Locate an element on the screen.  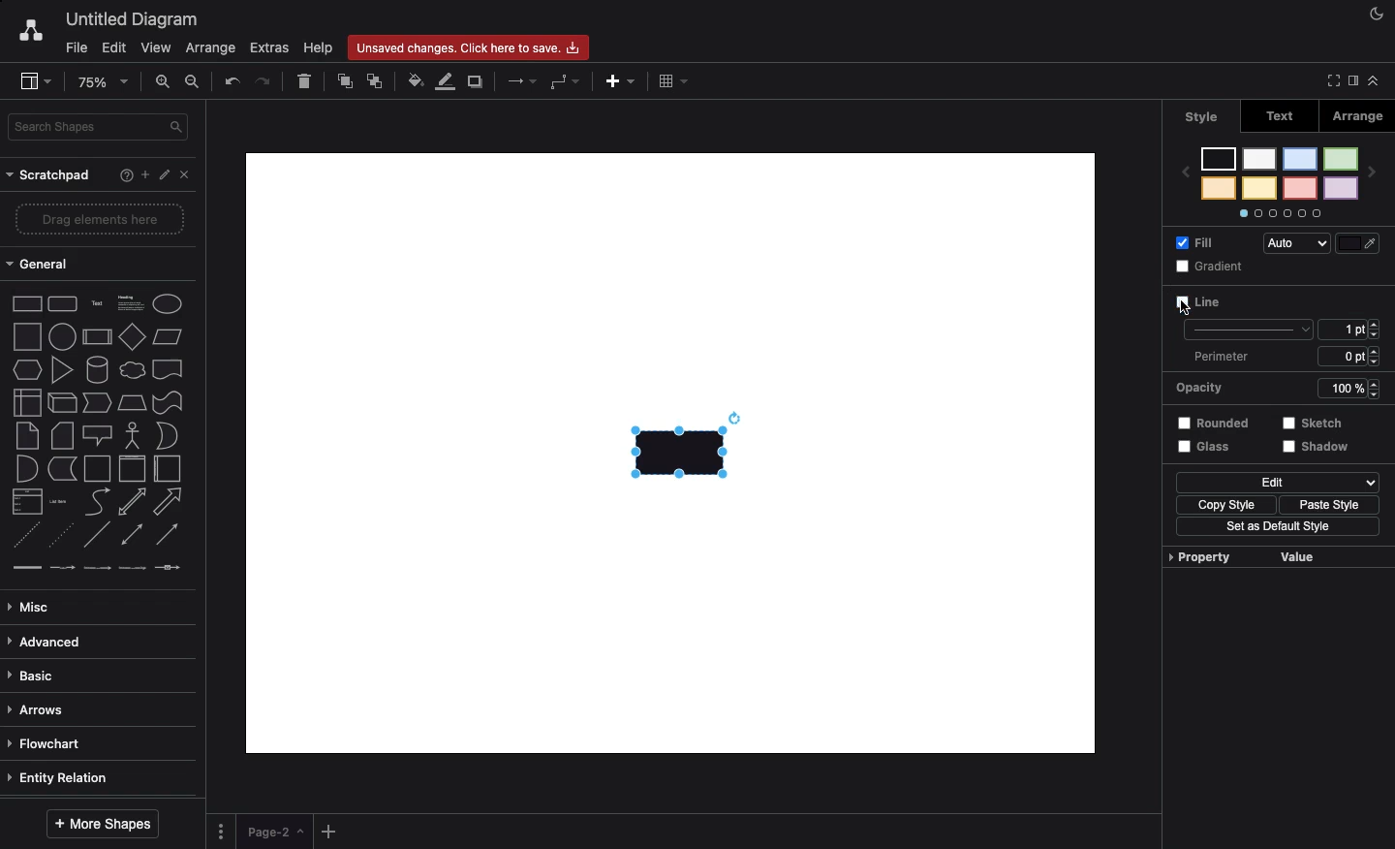
Line is located at coordinates (1205, 306).